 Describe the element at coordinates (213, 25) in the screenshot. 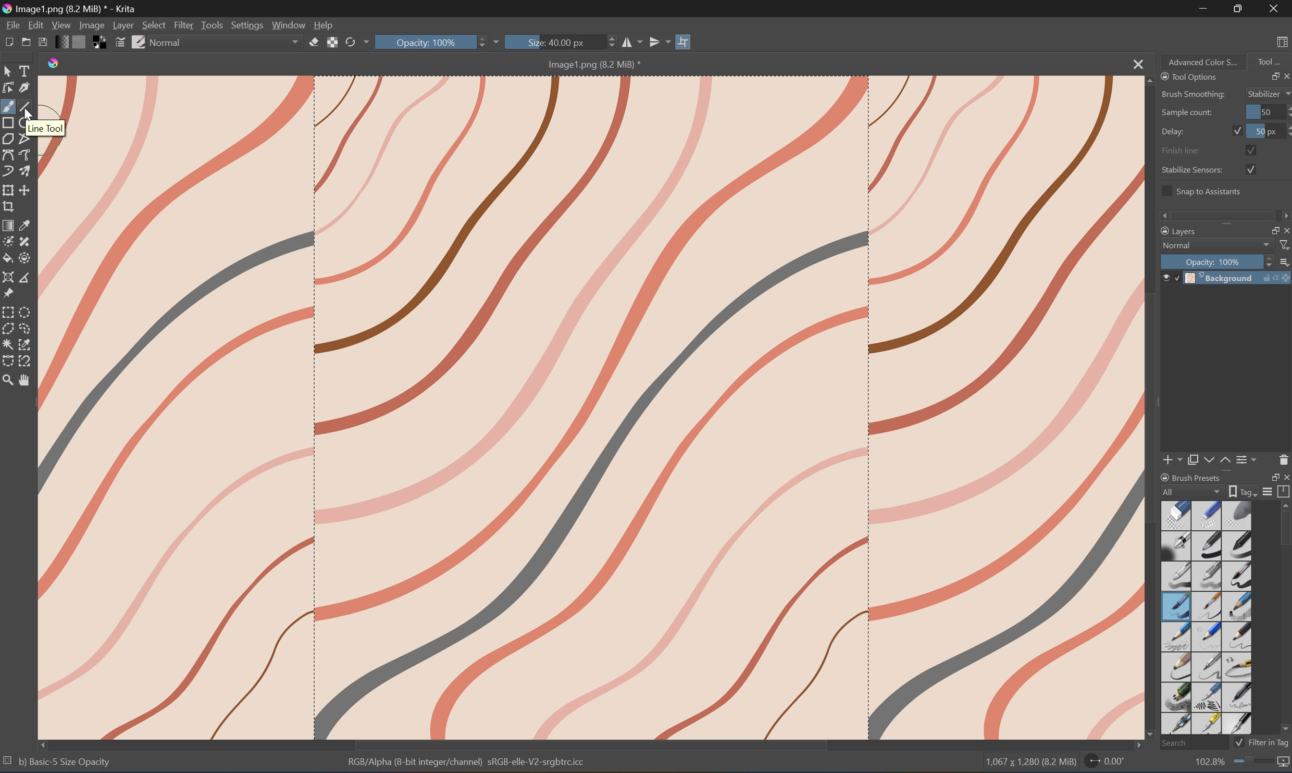

I see `Tools` at that location.